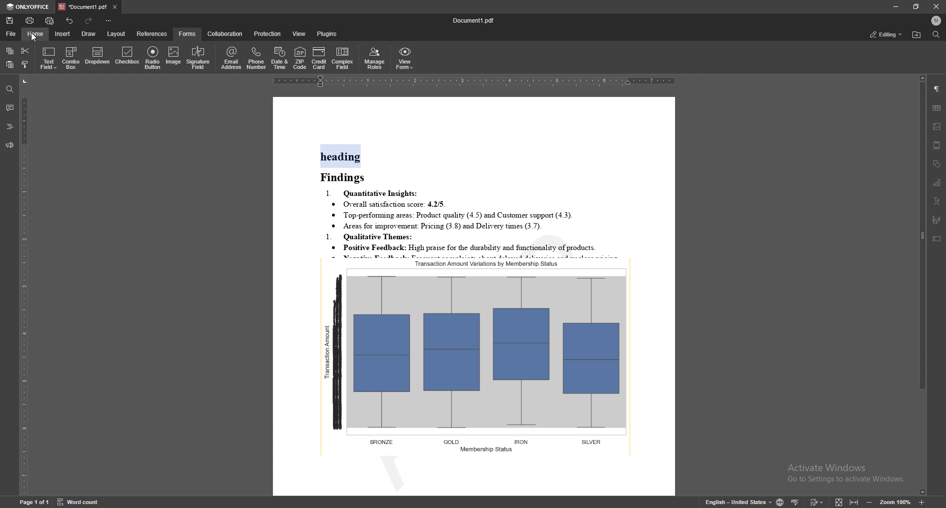 This screenshot has height=508, width=946. I want to click on minimize, so click(895, 6).